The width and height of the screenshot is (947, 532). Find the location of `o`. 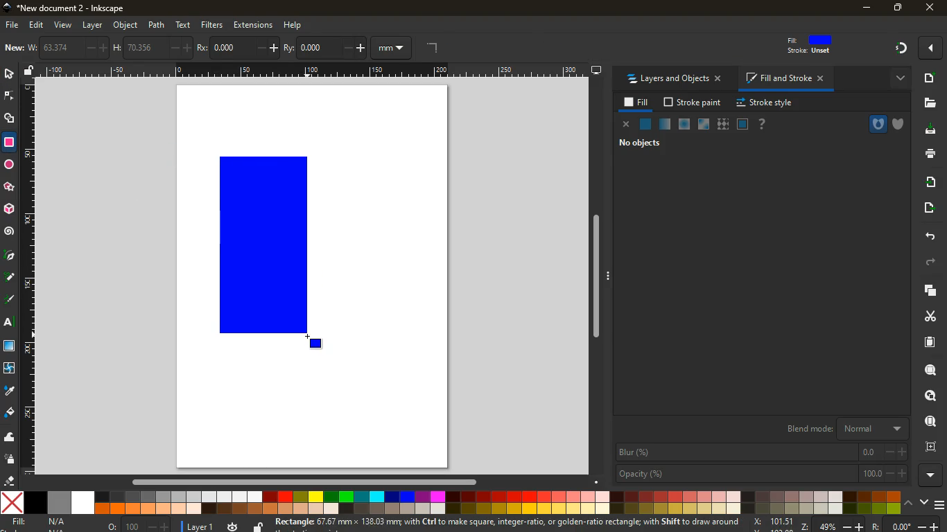

o is located at coordinates (139, 525).